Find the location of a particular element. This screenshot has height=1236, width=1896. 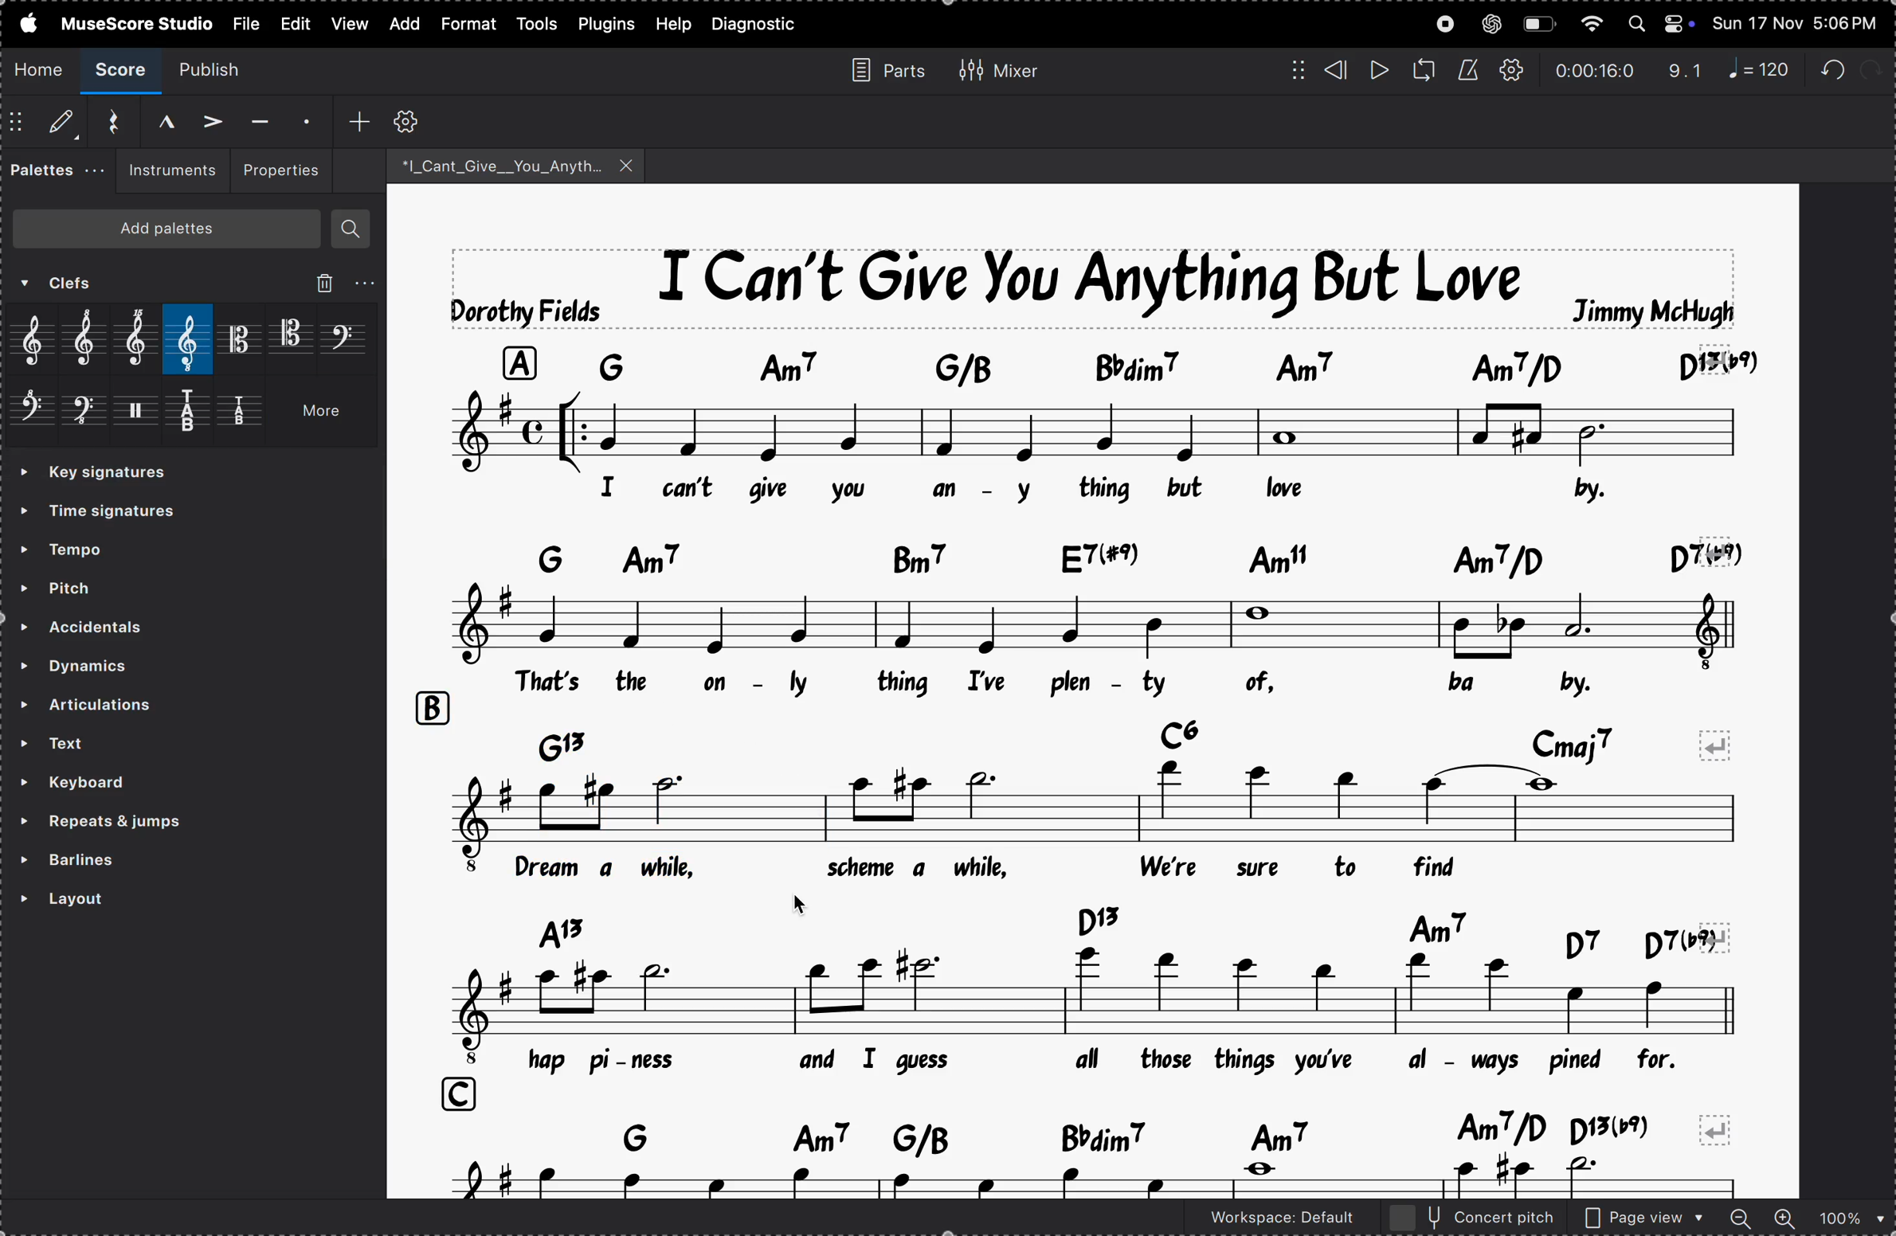

percussion is located at coordinates (142, 417).